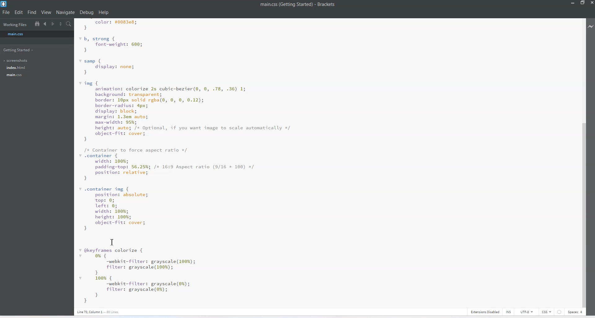  What do you see at coordinates (86, 13) in the screenshot?
I see `Debug` at bounding box center [86, 13].